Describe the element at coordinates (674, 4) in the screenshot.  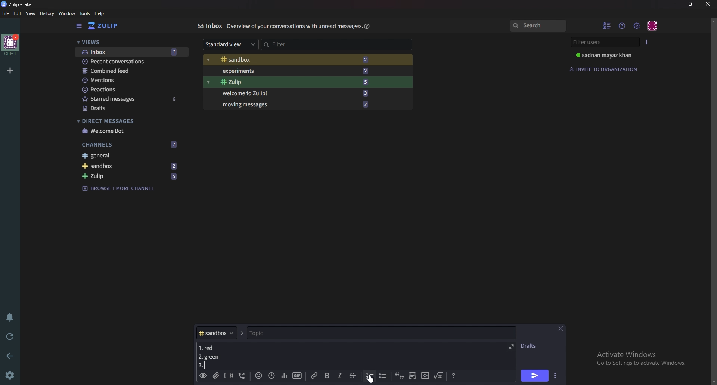
I see `Minimize` at that location.